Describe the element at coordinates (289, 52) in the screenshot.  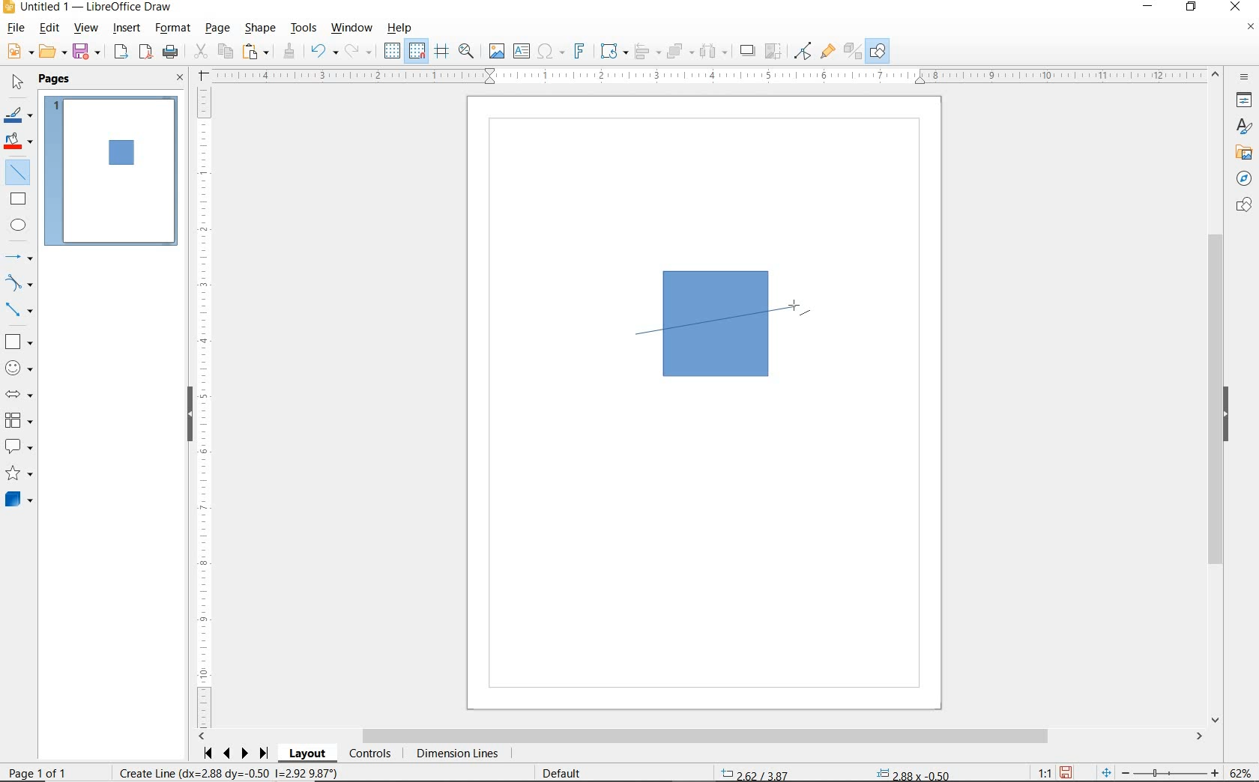
I see `CLONE FORMATTING` at that location.